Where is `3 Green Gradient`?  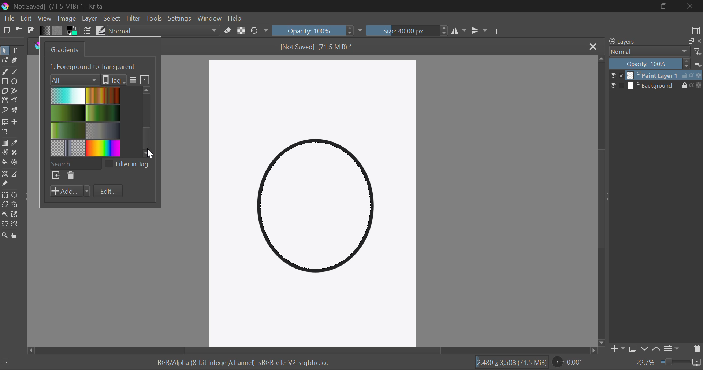
3 Green Gradient is located at coordinates (68, 131).